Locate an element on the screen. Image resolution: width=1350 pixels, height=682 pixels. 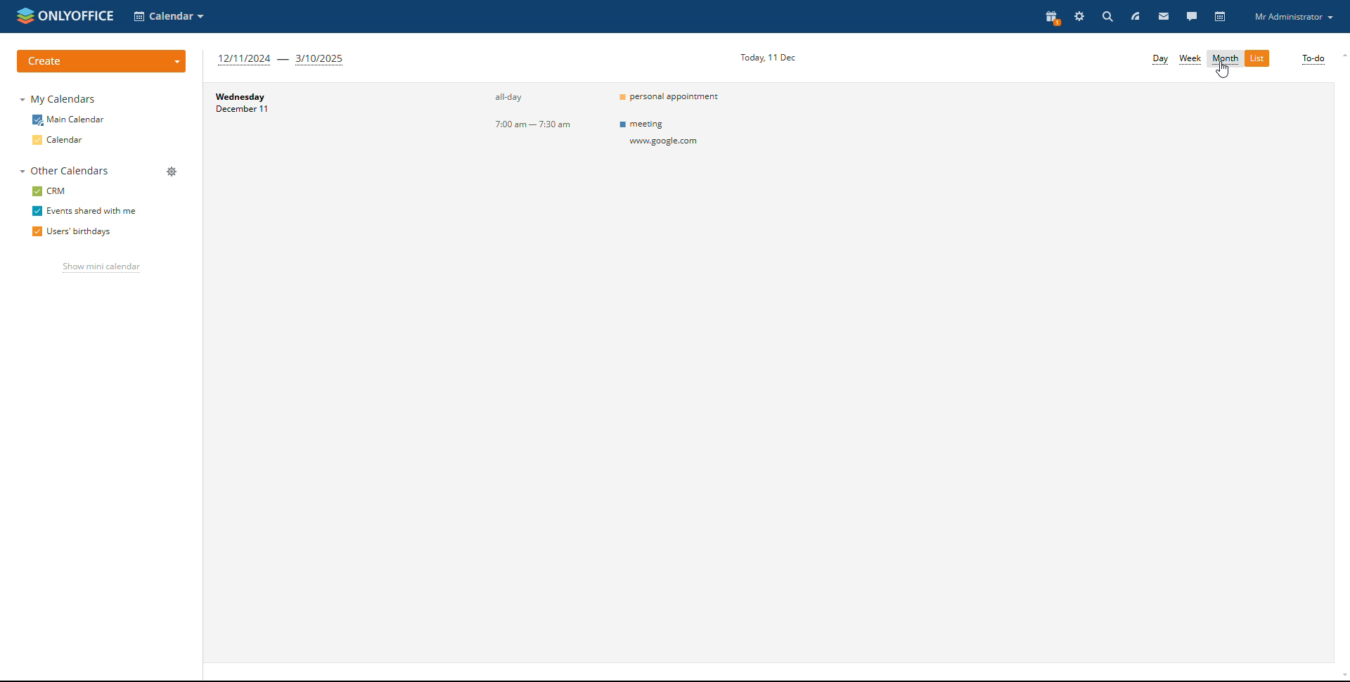
feed is located at coordinates (1135, 15).